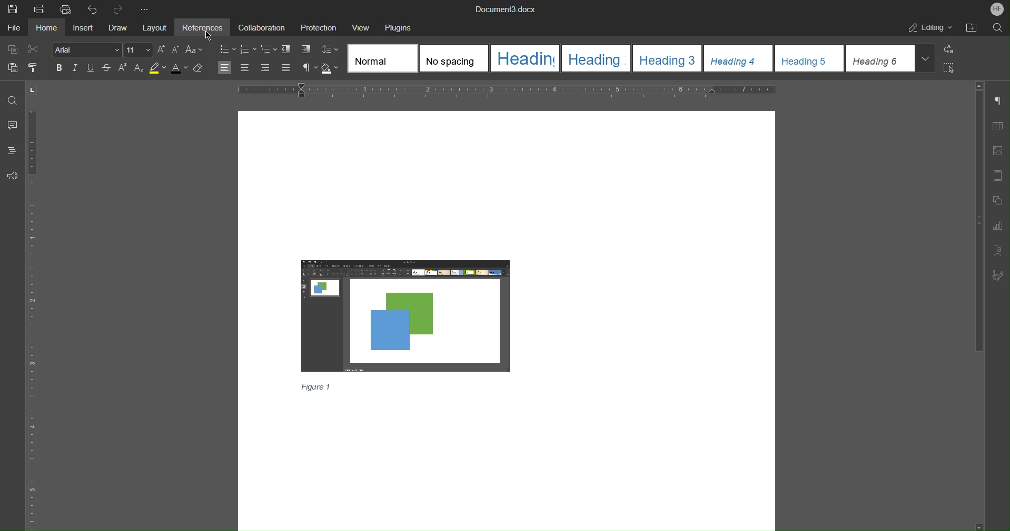 The image size is (1010, 531). I want to click on Account, so click(997, 8).